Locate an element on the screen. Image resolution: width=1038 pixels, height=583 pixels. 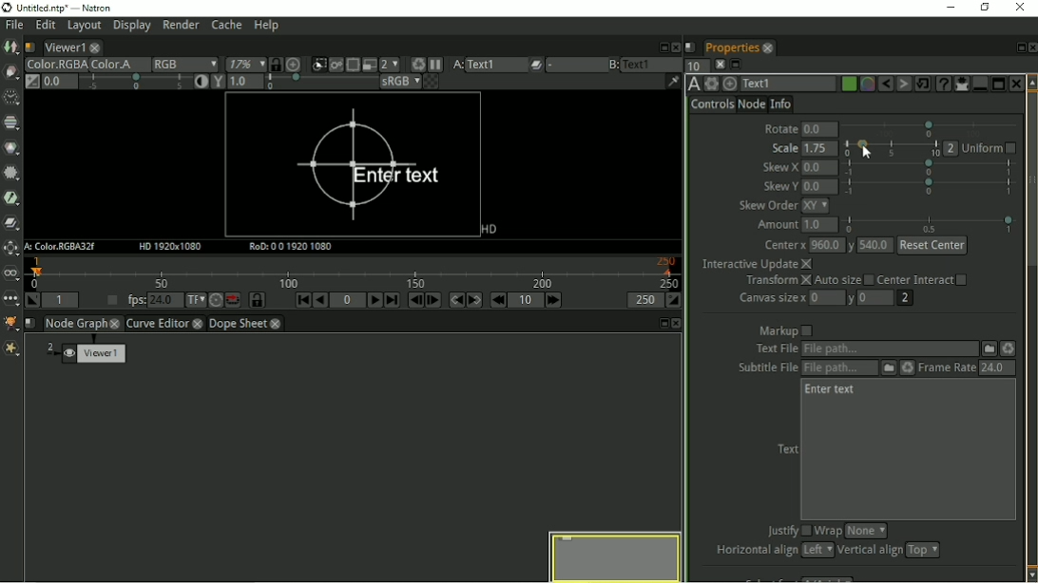
Current frame is located at coordinates (348, 300).